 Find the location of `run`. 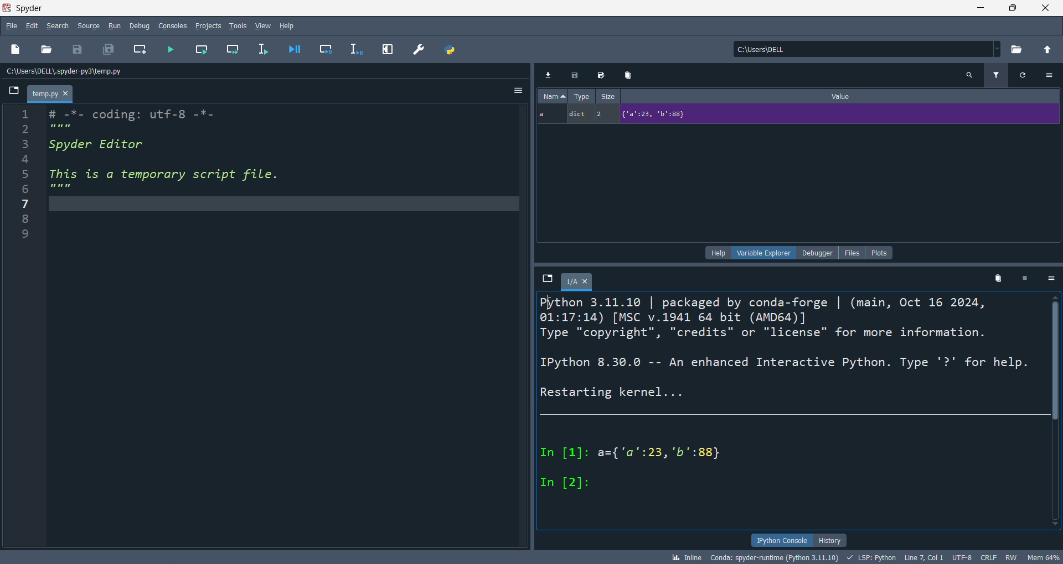

run is located at coordinates (118, 26).